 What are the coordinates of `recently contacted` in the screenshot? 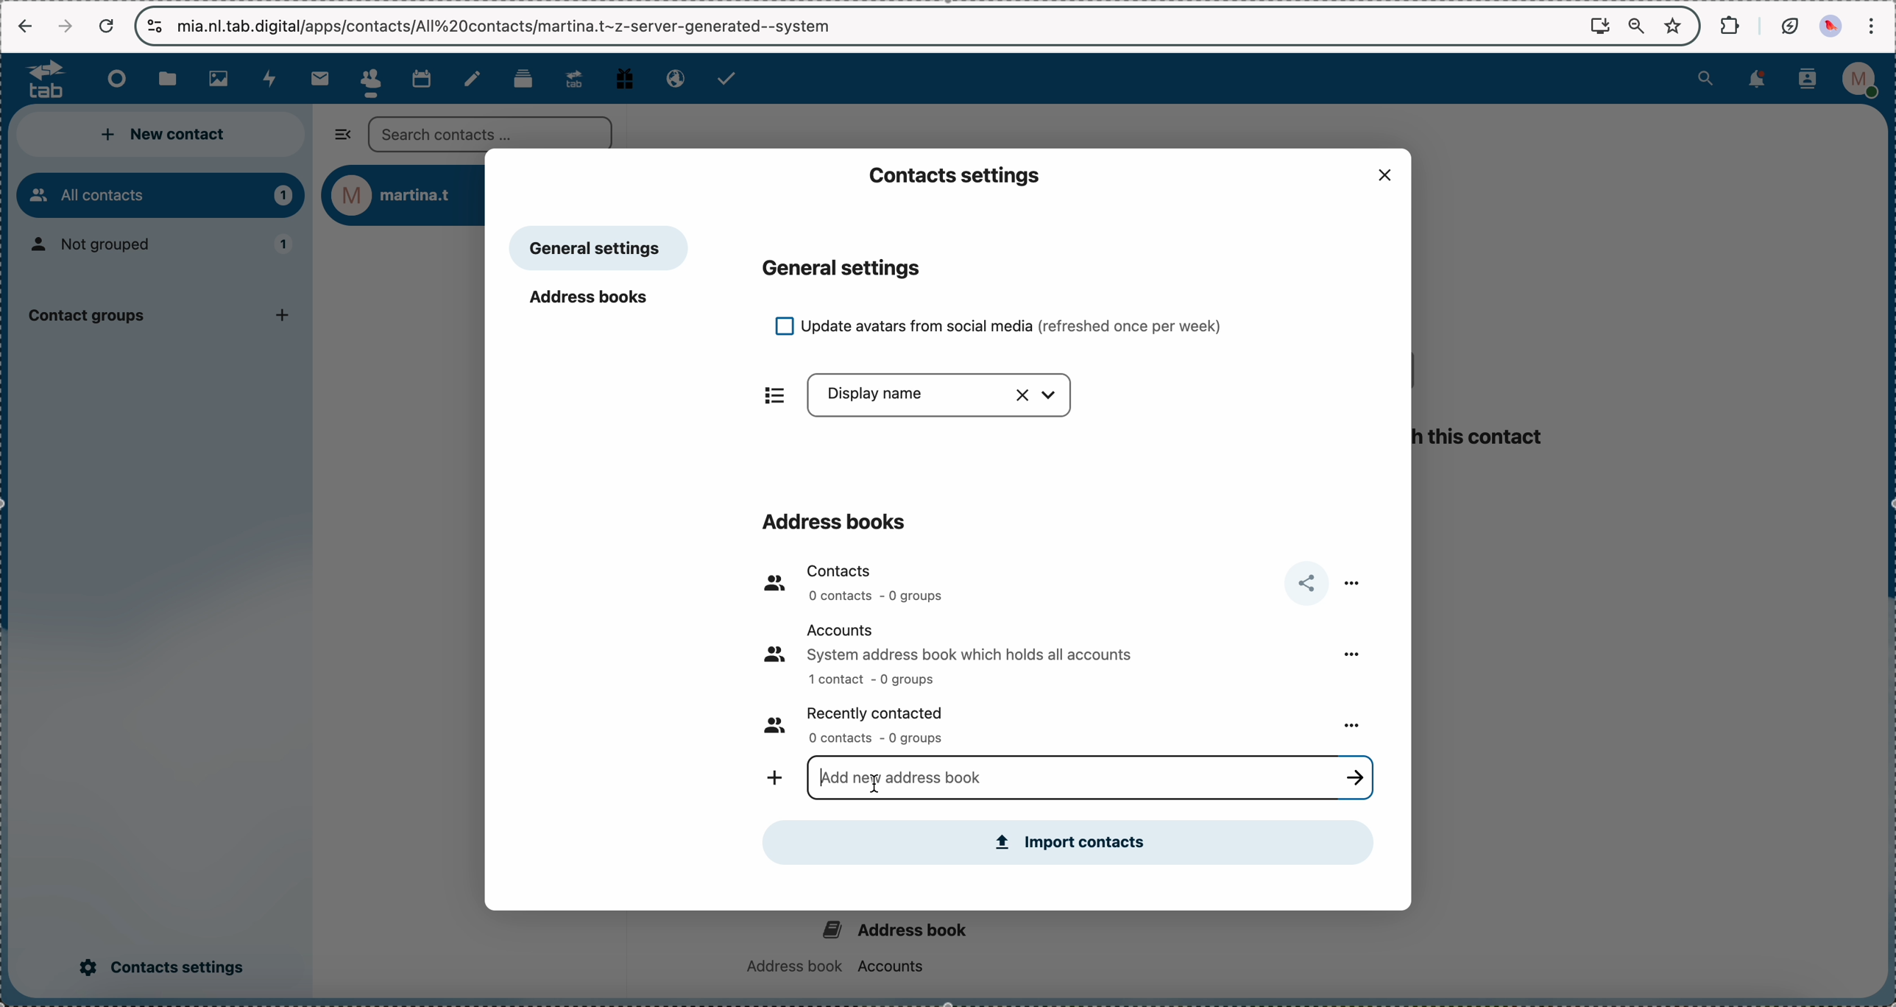 It's located at (866, 724).